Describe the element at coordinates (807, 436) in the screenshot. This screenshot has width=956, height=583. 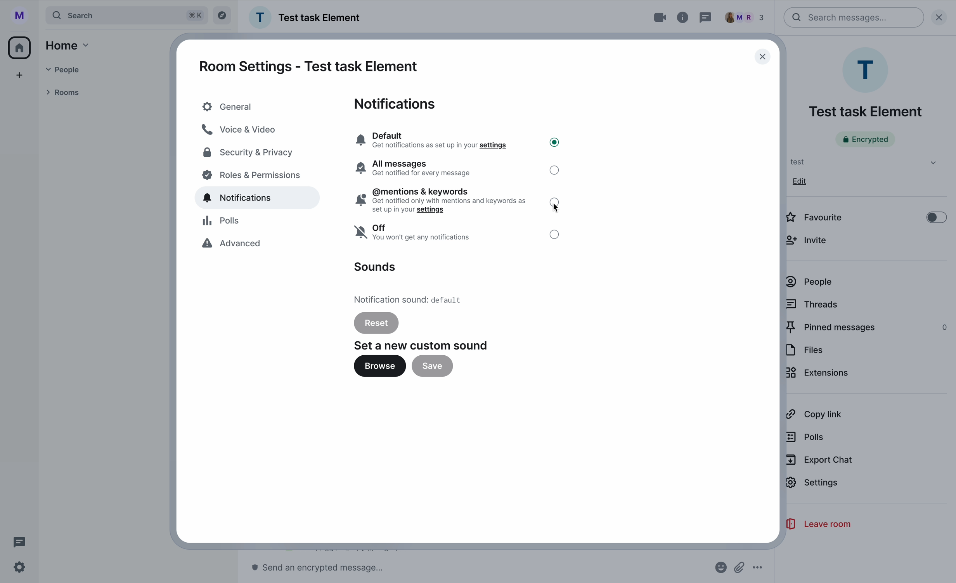
I see `polls` at that location.